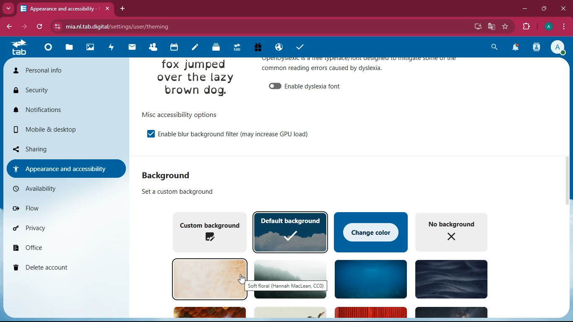 The width and height of the screenshot is (573, 322). I want to click on notes, so click(195, 49).